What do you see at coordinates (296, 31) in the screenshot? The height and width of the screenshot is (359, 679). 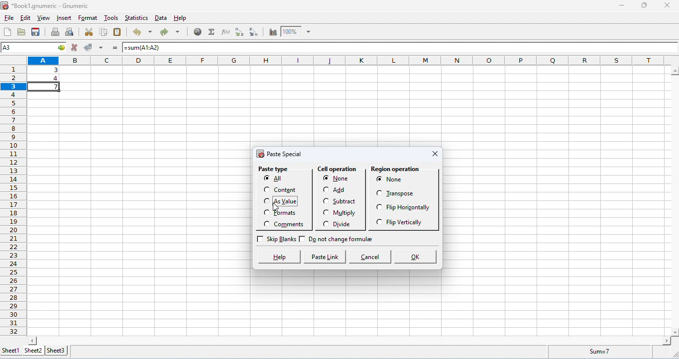 I see `zoom` at bounding box center [296, 31].